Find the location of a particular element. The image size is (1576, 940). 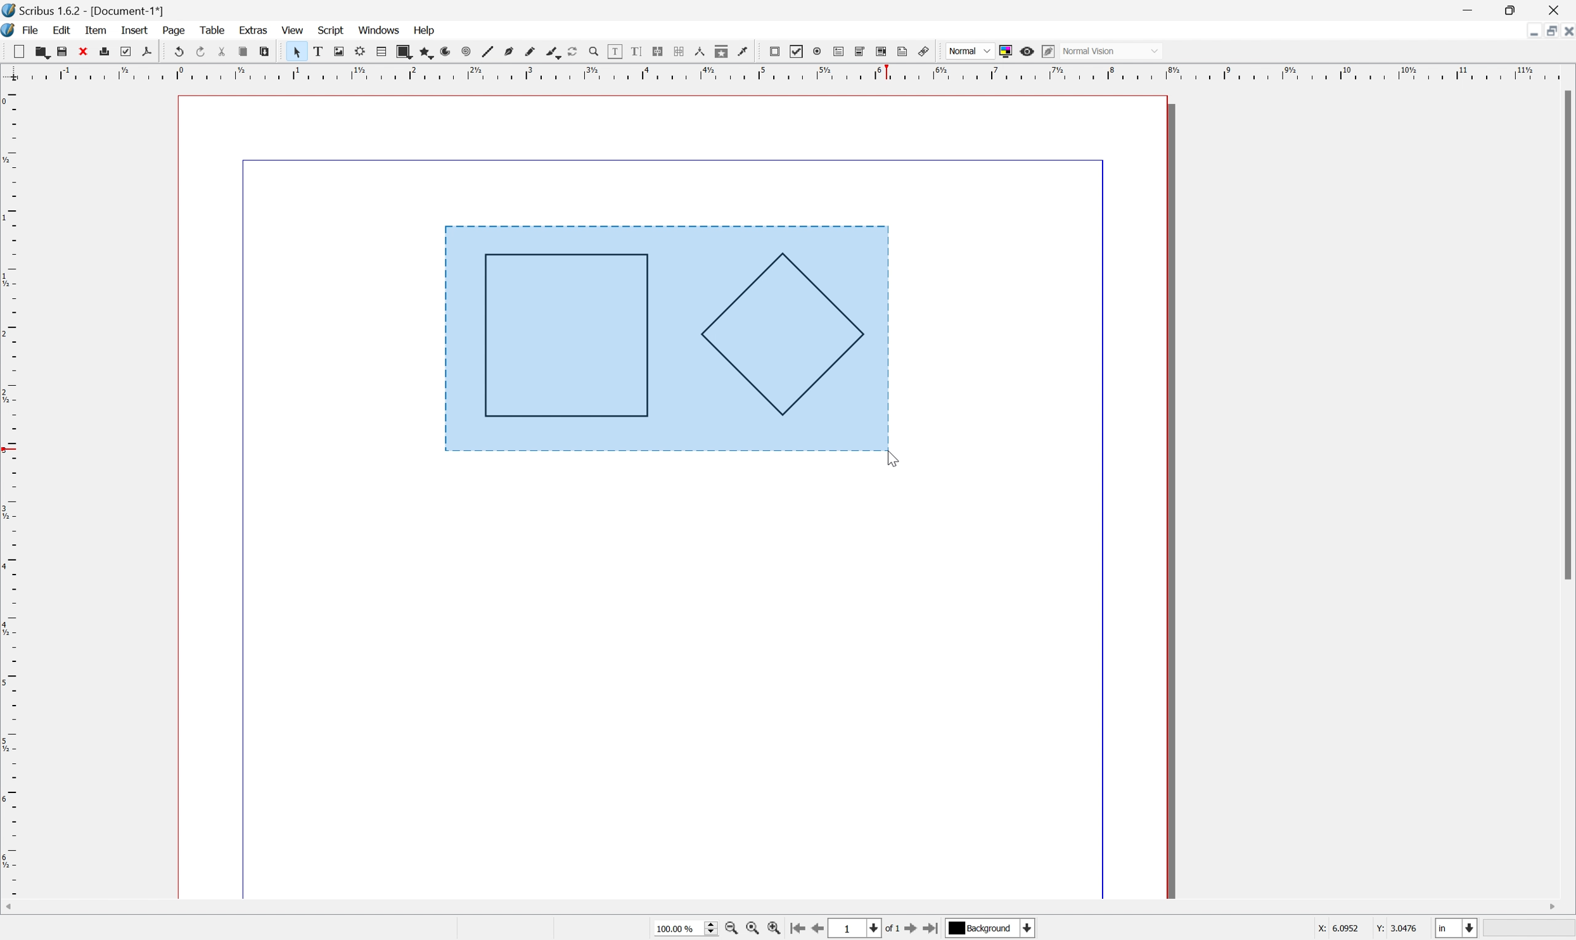

Restore Down is located at coordinates (1513, 9).